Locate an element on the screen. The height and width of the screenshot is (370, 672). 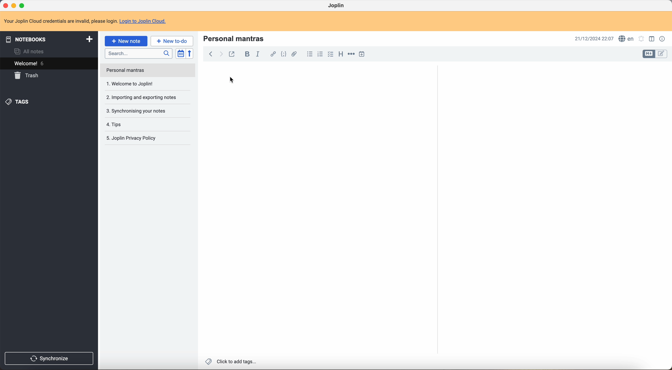
importing and exporting notes is located at coordinates (141, 84).